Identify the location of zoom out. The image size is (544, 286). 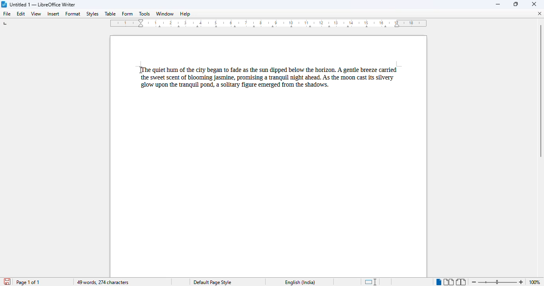
(475, 282).